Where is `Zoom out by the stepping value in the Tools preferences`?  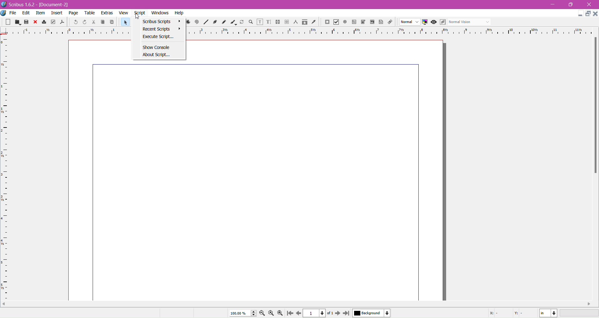
Zoom out by the stepping value in the Tools preferences is located at coordinates (262, 313).